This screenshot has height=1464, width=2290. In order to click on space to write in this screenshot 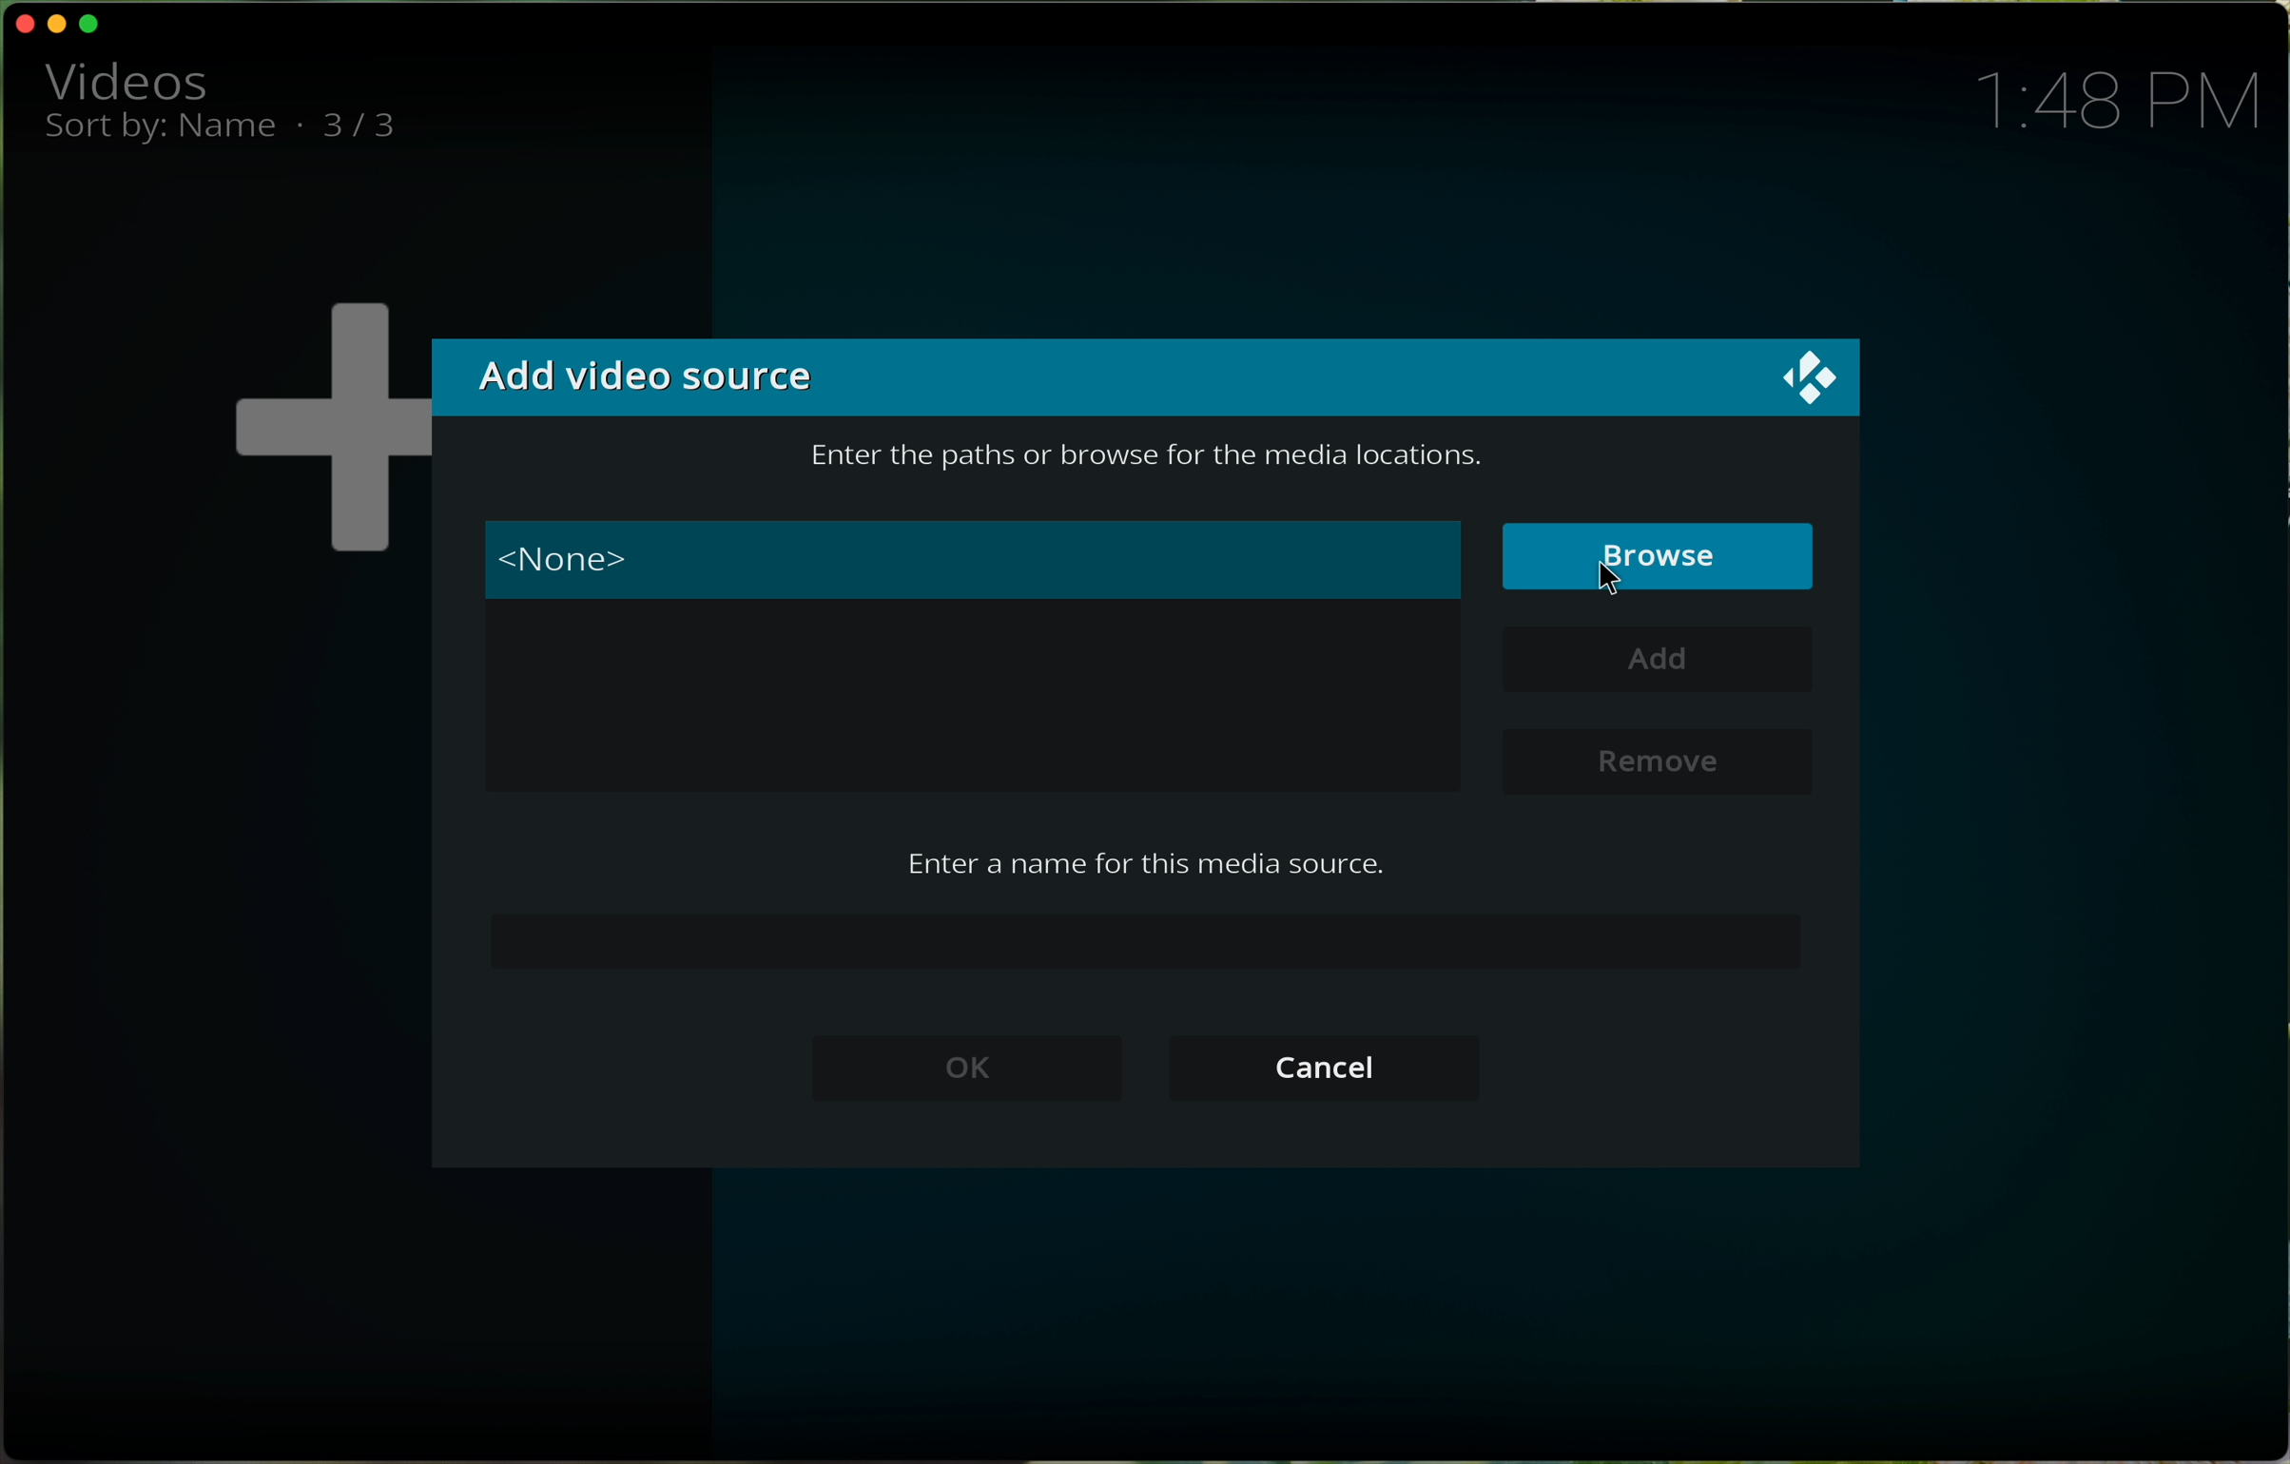, I will do `click(1148, 940)`.